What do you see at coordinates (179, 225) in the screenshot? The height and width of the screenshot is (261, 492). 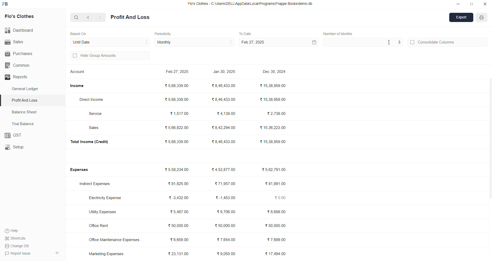 I see `₹50,000.00` at bounding box center [179, 225].